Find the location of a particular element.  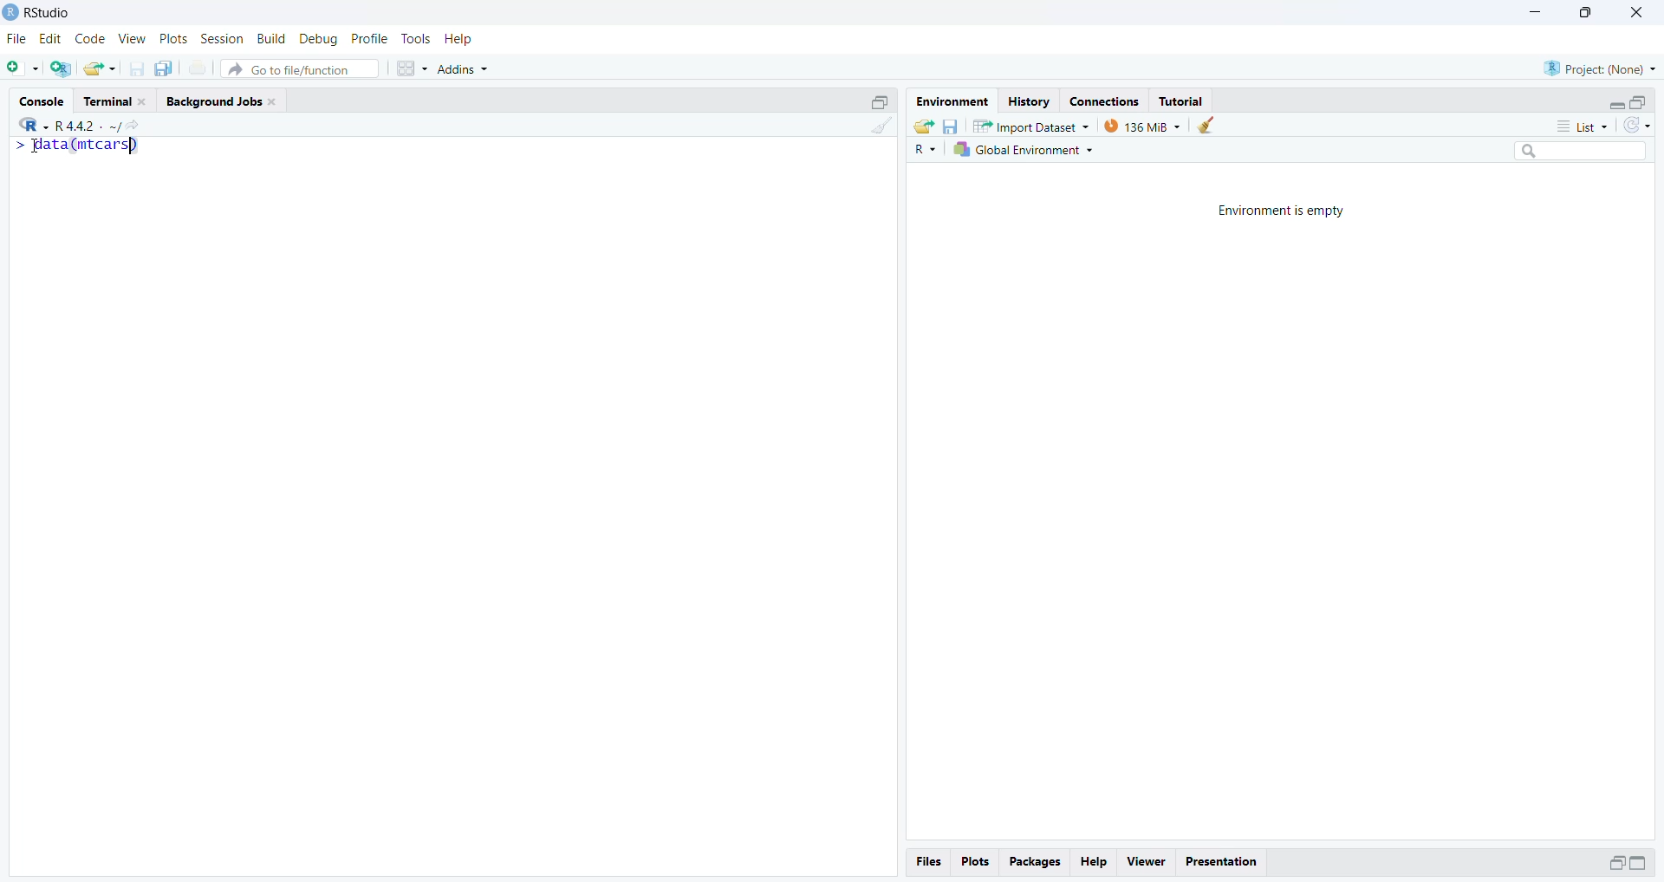

Console is located at coordinates (44, 100).